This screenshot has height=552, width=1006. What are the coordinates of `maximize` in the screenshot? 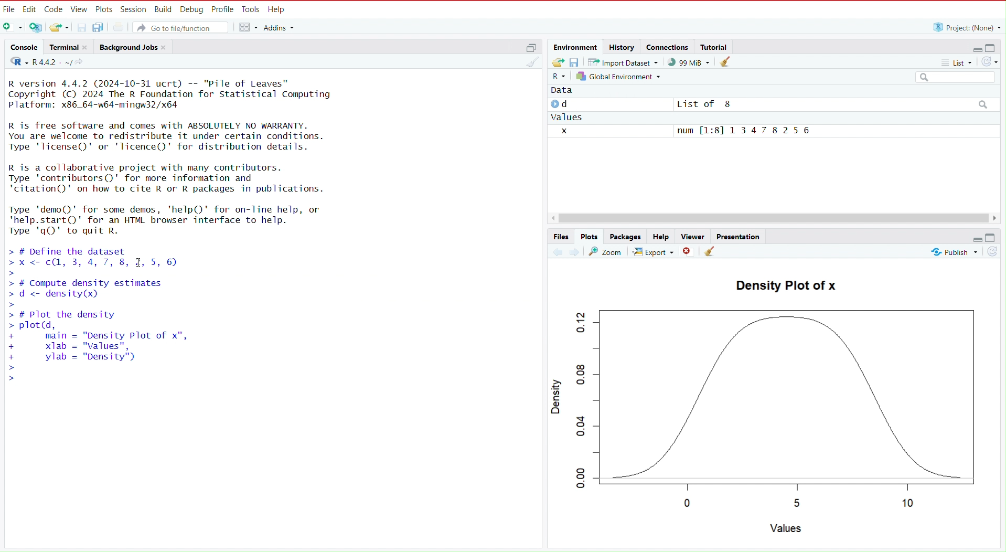 It's located at (994, 46).